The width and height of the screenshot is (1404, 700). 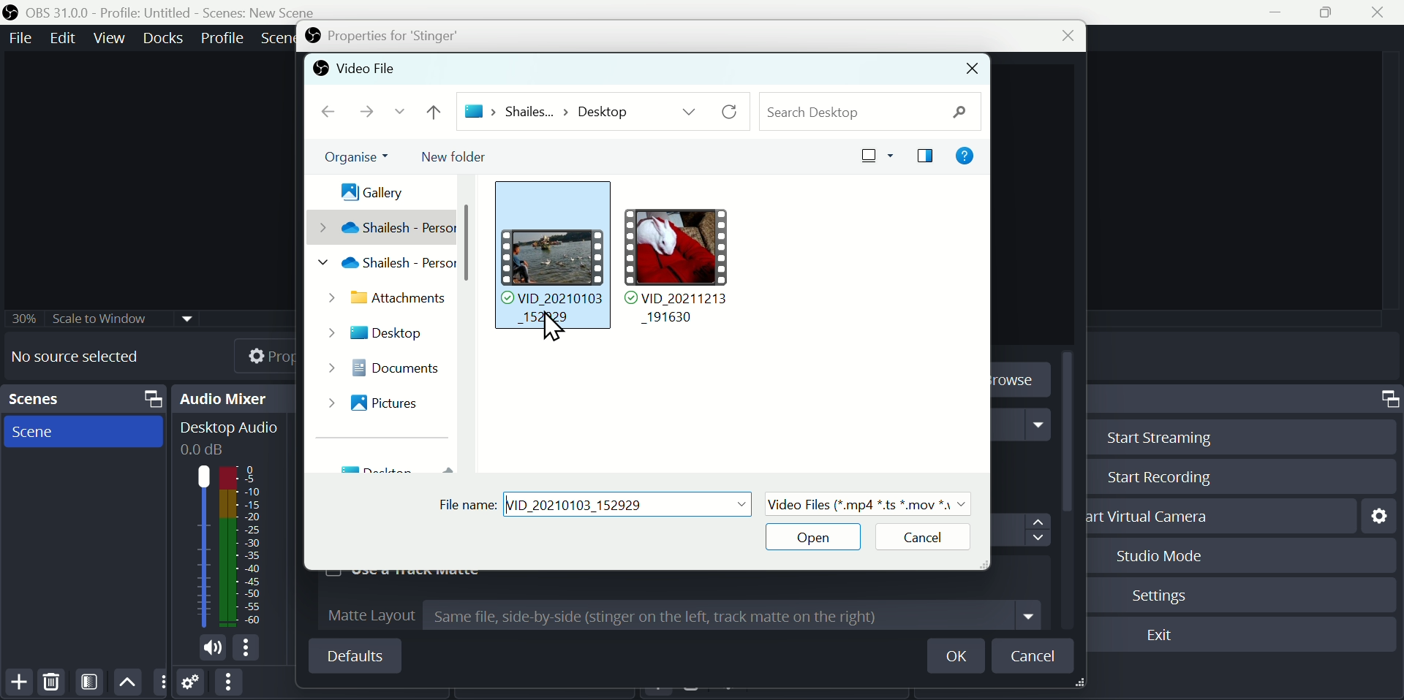 I want to click on Close, so click(x=1061, y=37).